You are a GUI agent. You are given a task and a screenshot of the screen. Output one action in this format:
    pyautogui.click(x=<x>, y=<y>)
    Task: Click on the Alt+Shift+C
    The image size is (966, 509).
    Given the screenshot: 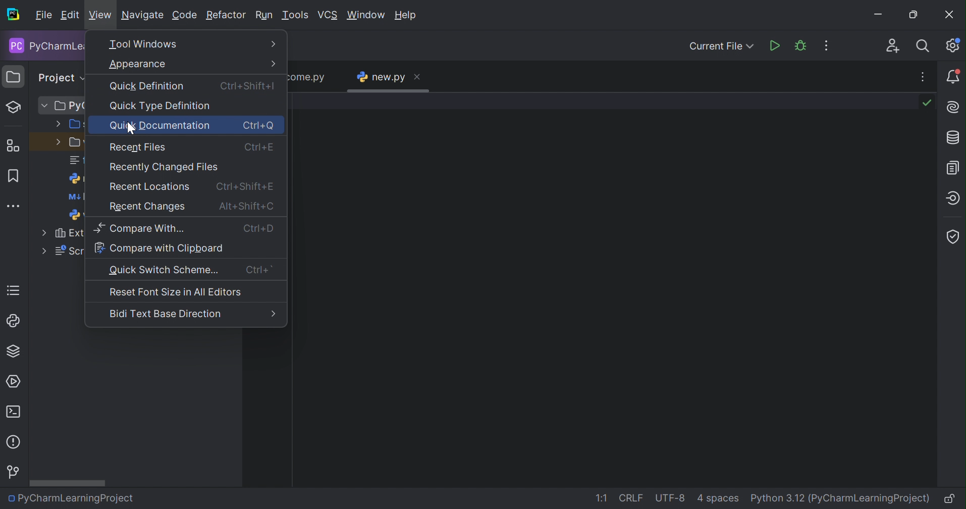 What is the action you would take?
    pyautogui.click(x=246, y=207)
    